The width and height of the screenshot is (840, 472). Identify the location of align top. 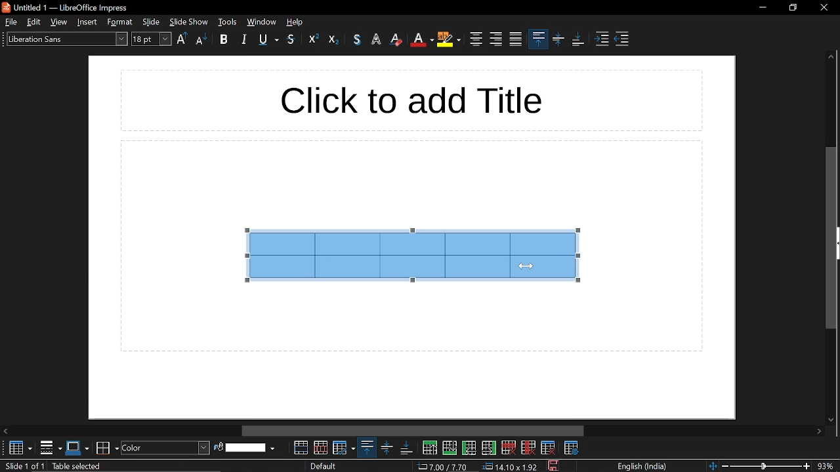
(539, 39).